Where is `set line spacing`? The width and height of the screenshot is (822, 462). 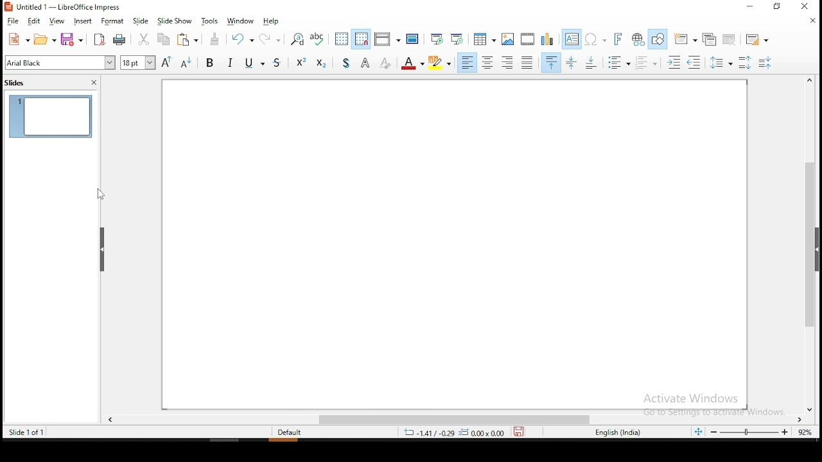 set line spacing is located at coordinates (721, 61).